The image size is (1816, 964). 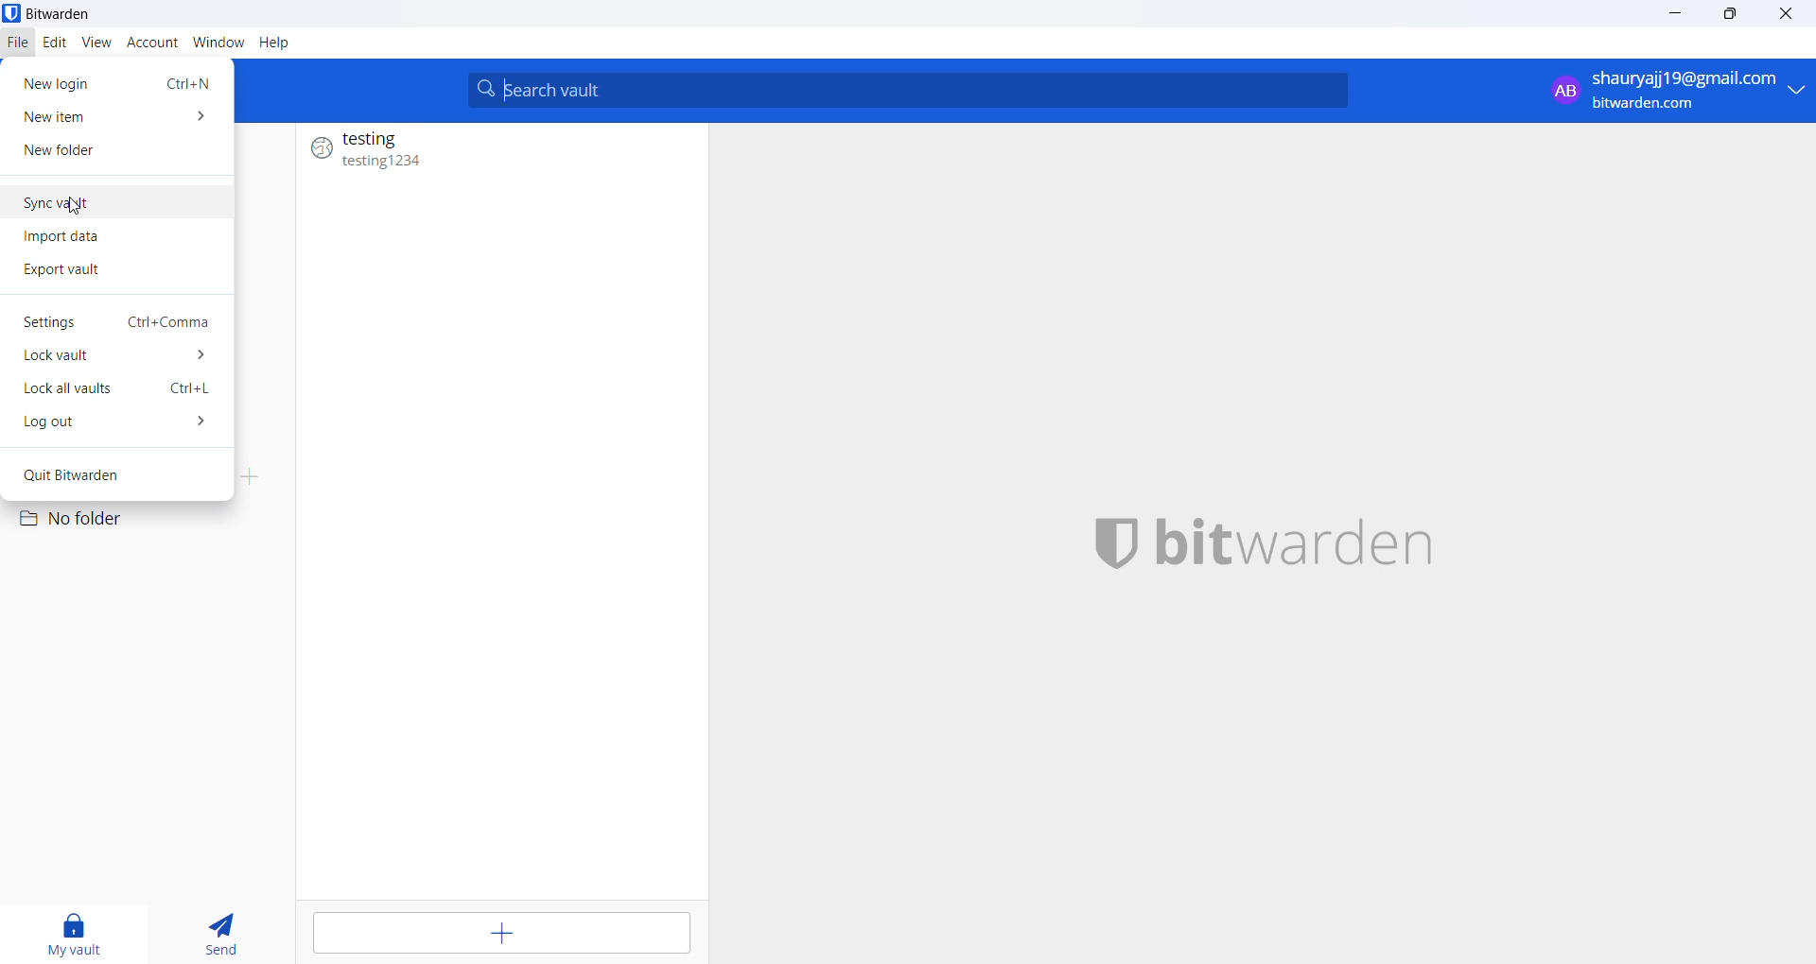 I want to click on search vault, so click(x=905, y=91).